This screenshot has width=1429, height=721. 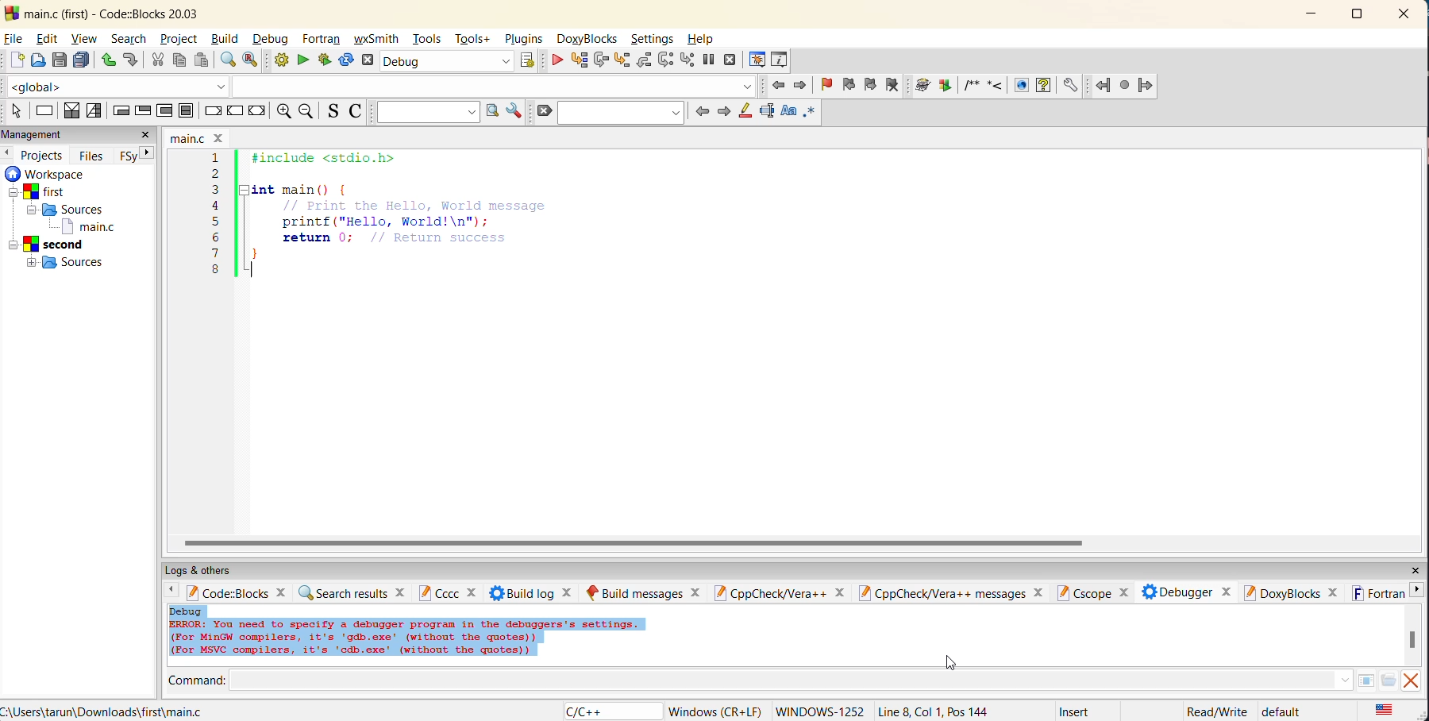 What do you see at coordinates (517, 110) in the screenshot?
I see `show options window` at bounding box center [517, 110].